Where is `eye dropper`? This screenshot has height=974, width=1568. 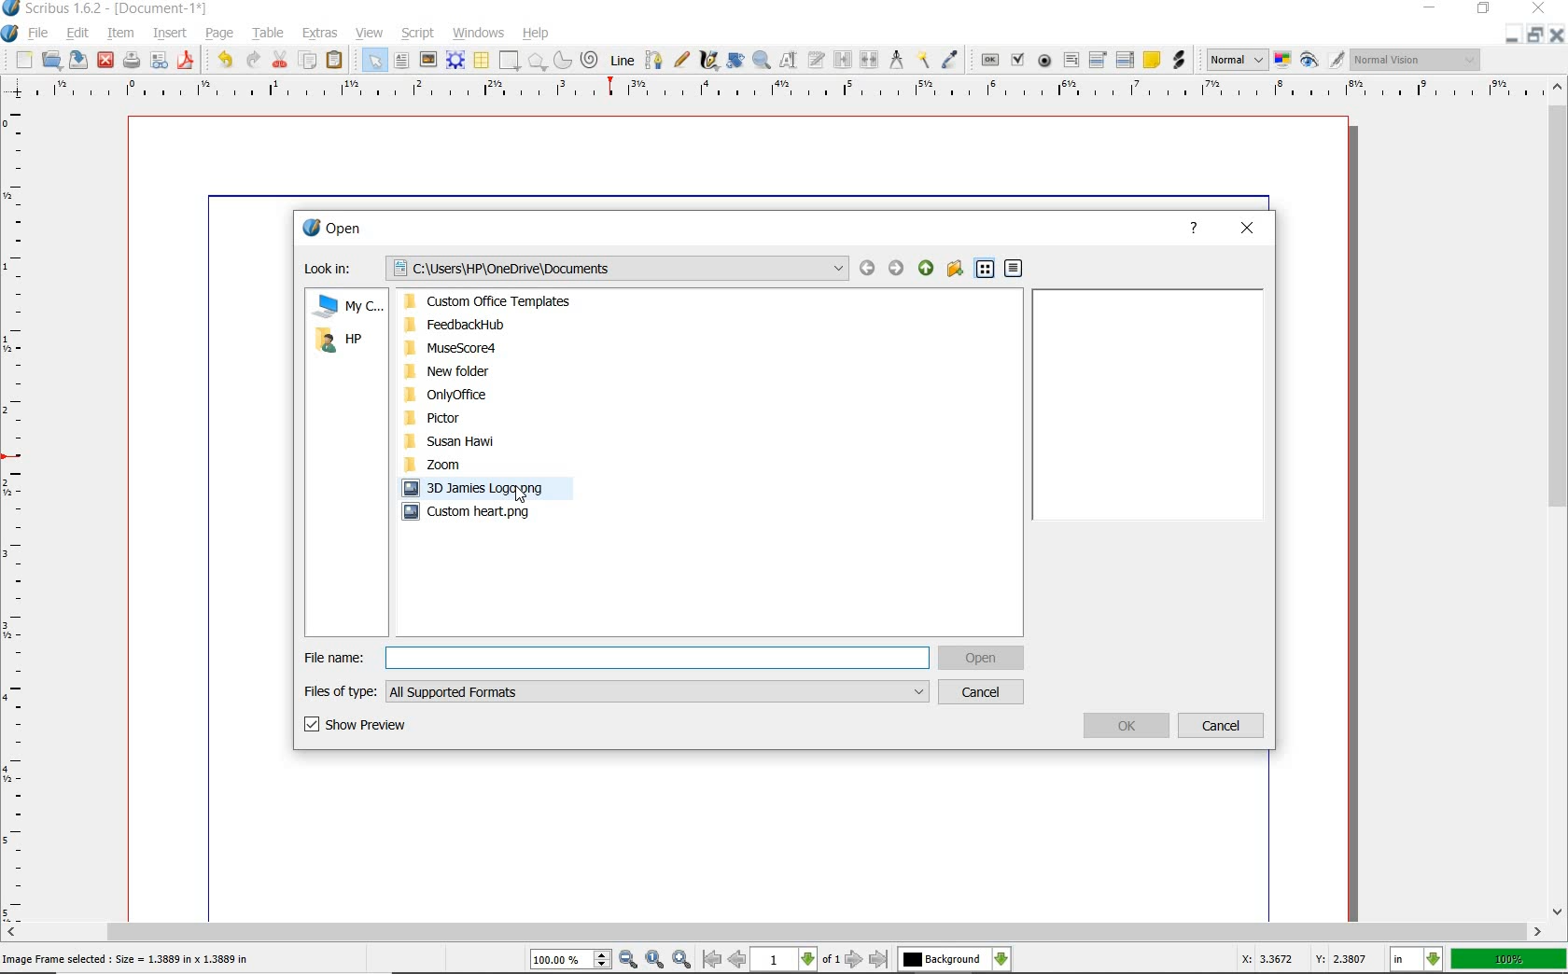
eye dropper is located at coordinates (952, 59).